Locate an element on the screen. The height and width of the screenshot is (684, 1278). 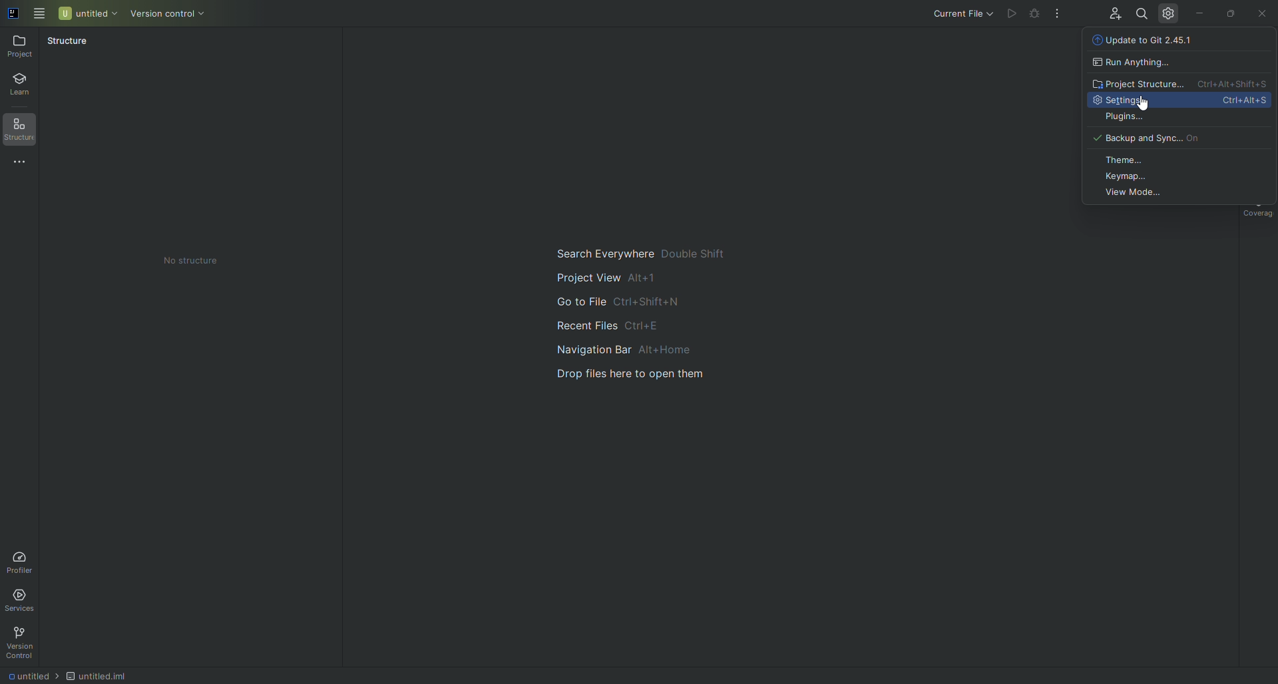
Theme is located at coordinates (1181, 160).